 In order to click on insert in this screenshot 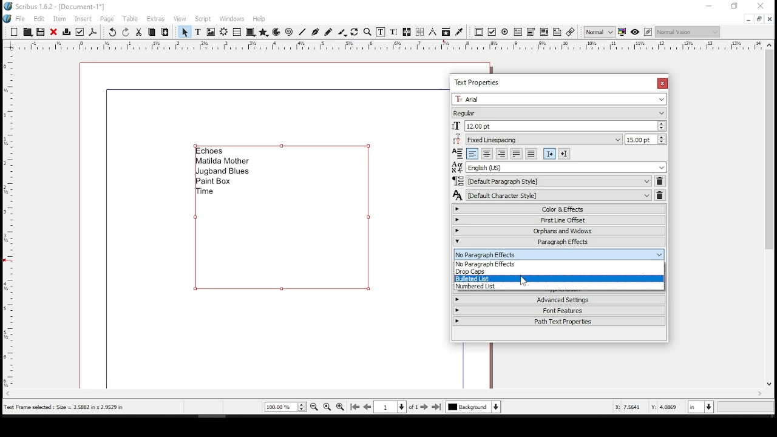, I will do `click(84, 18)`.